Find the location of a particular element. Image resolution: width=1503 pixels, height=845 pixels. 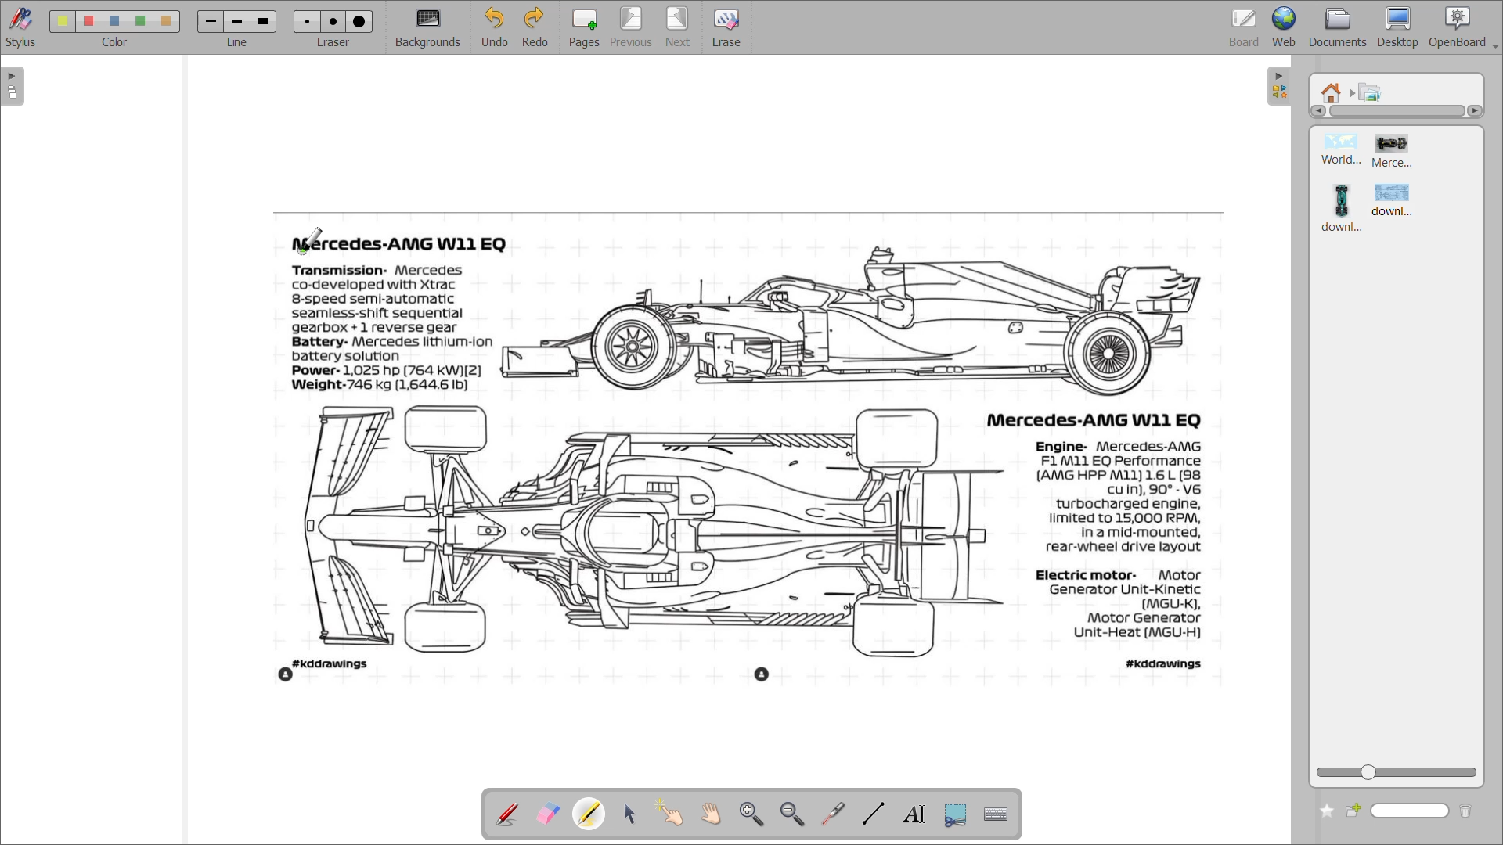

select and modify objects is located at coordinates (635, 814).